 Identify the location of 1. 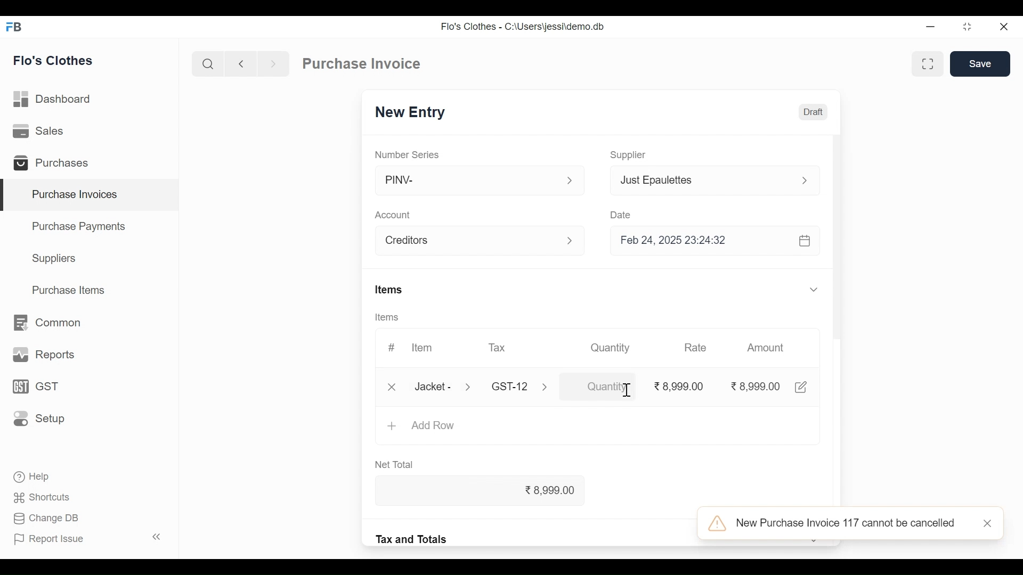
(598, 387).